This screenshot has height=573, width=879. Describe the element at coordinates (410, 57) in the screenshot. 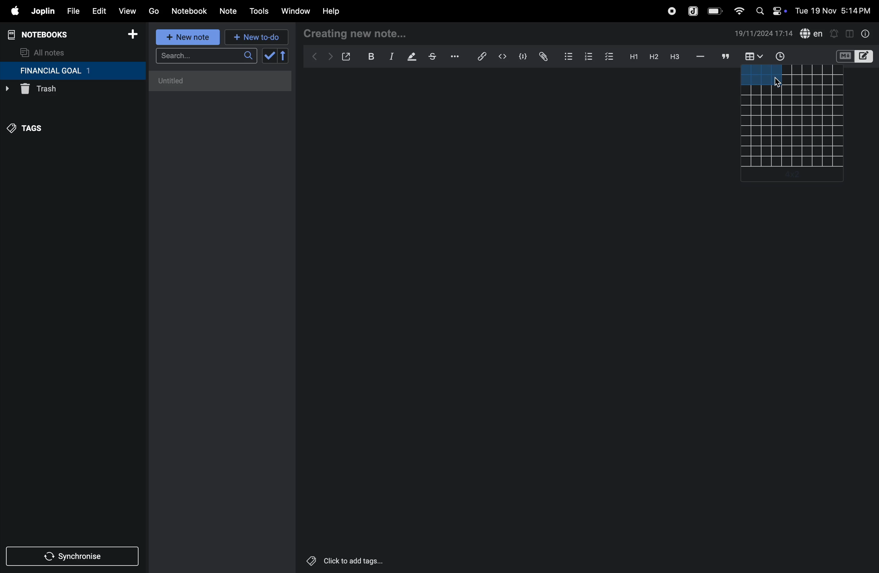

I see `mark` at that location.